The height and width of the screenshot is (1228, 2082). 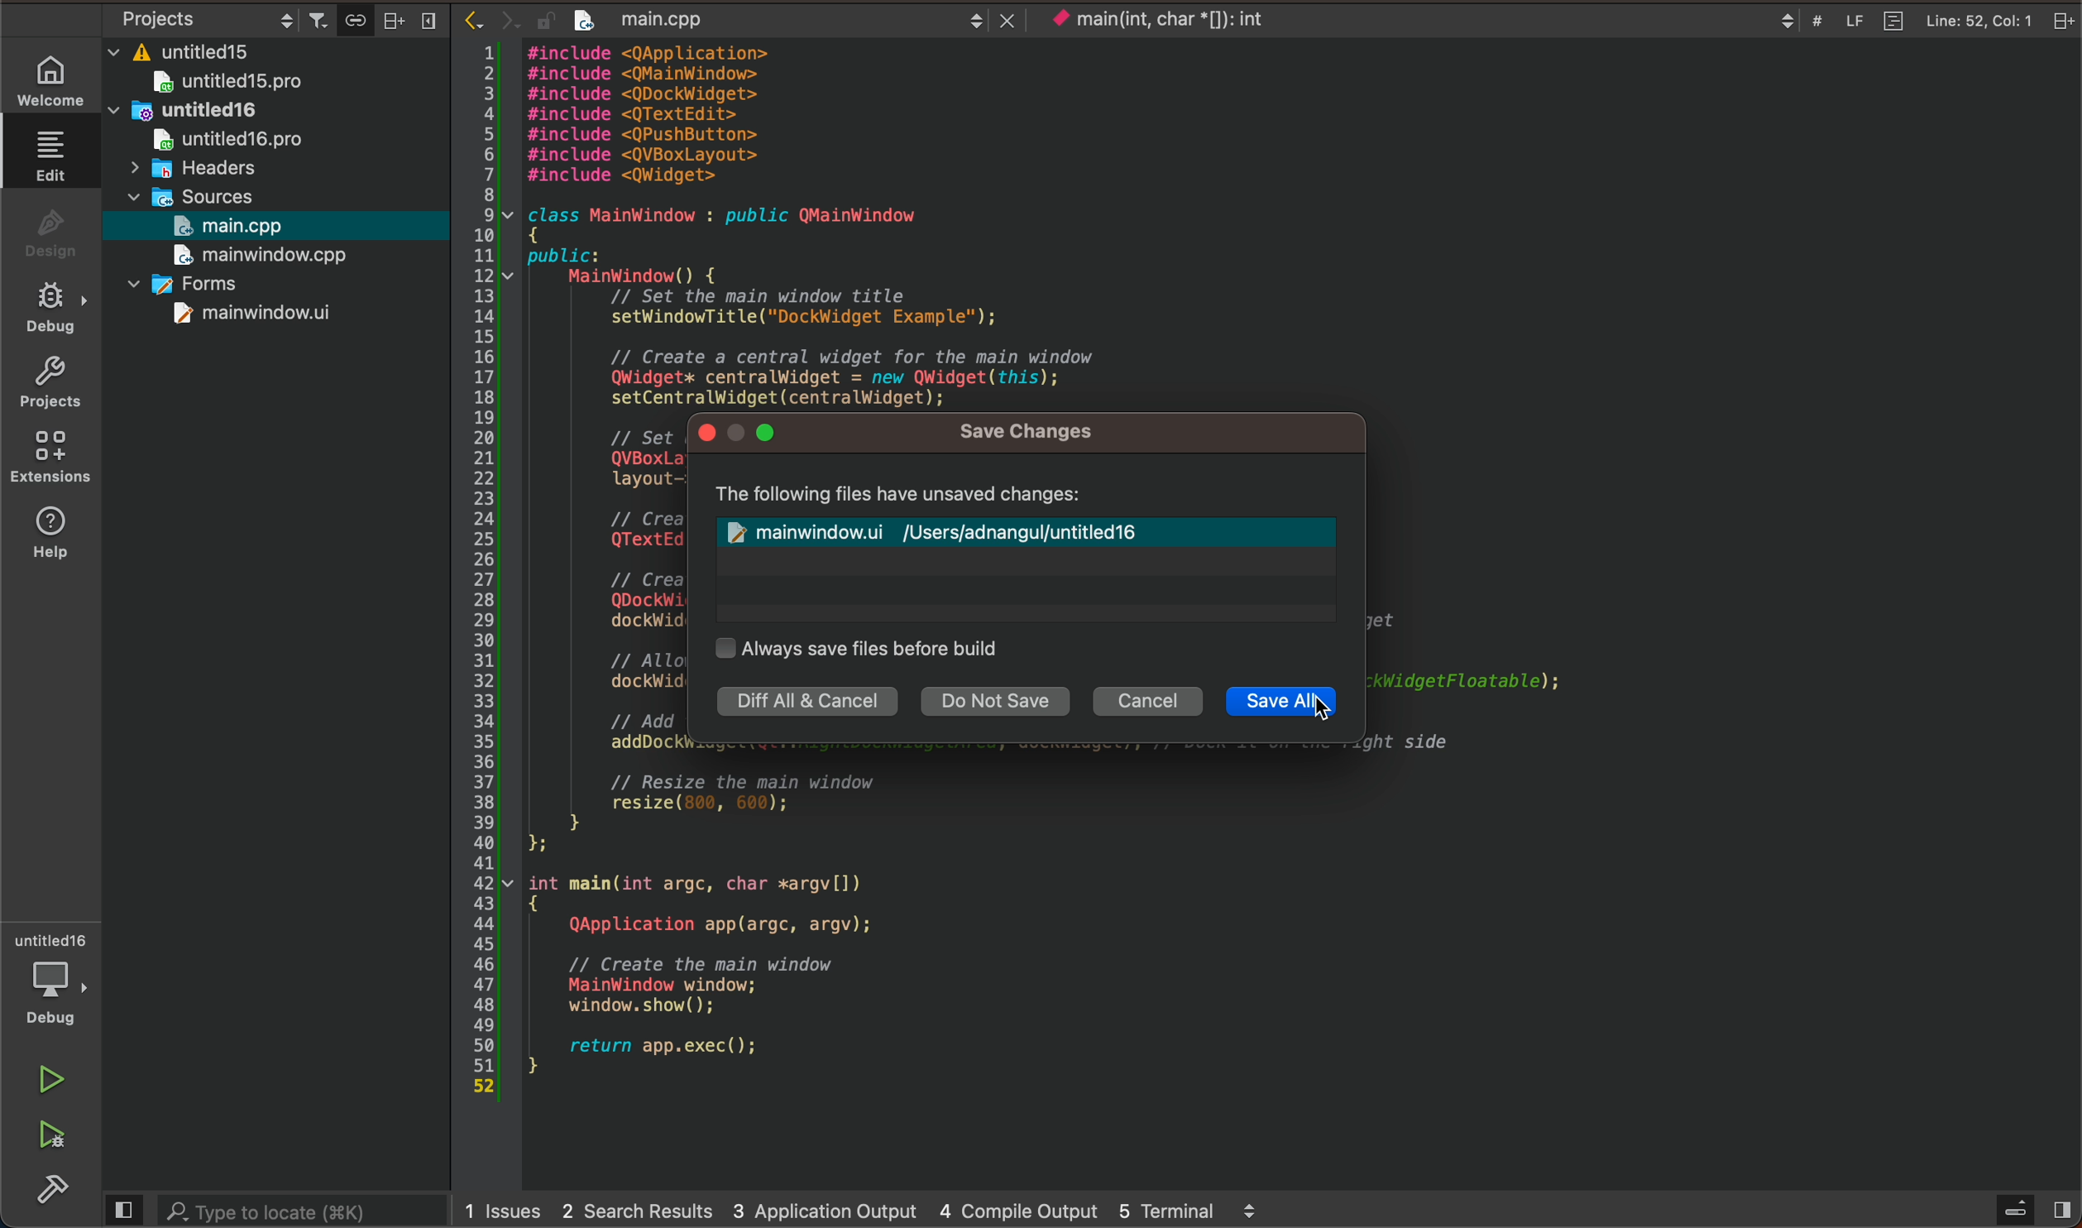 What do you see at coordinates (868, 651) in the screenshot?
I see `auto save` at bounding box center [868, 651].